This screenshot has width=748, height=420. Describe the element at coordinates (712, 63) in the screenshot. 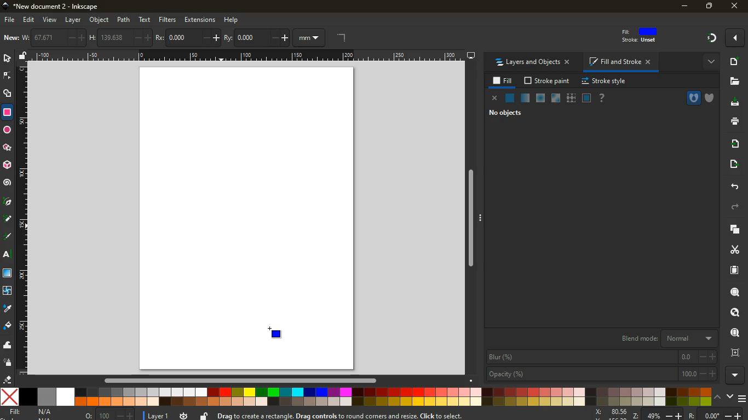

I see `more` at that location.